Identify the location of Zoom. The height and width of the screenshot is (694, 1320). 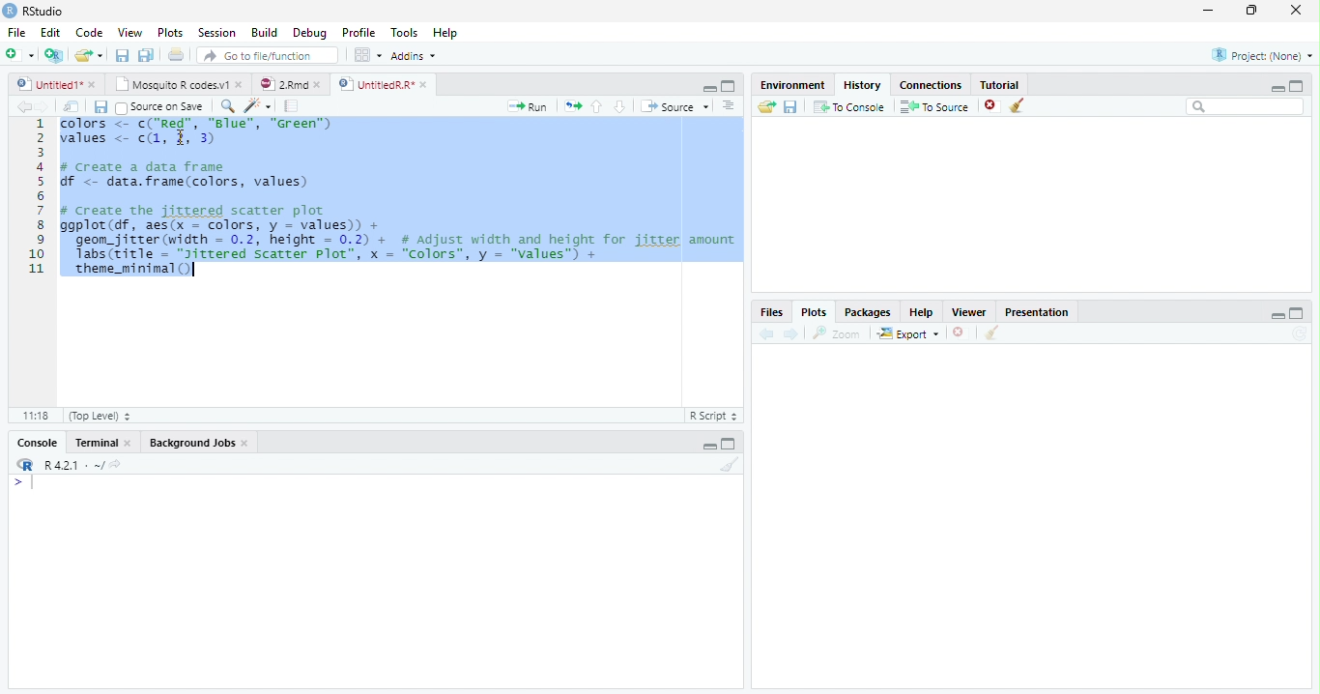
(837, 333).